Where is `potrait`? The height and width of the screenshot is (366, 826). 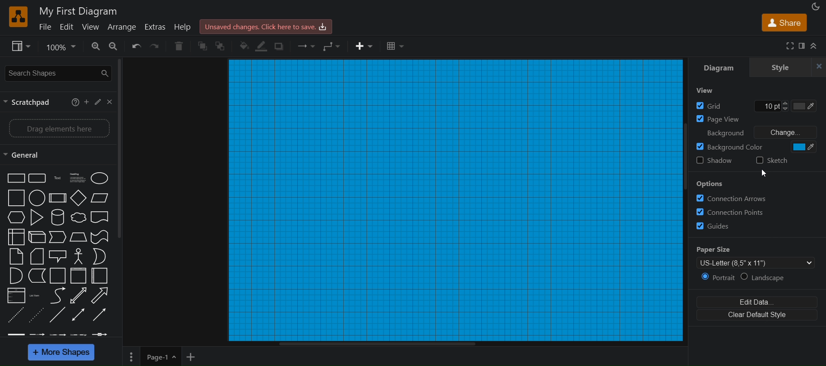 potrait is located at coordinates (718, 278).